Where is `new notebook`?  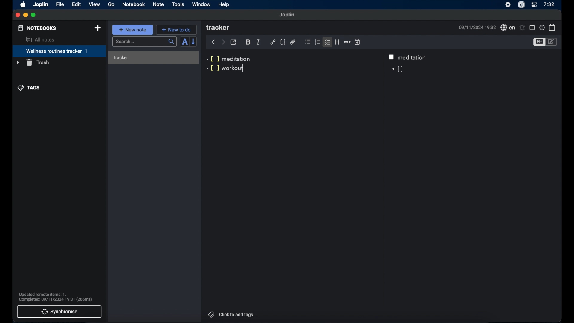
new notebook is located at coordinates (98, 28).